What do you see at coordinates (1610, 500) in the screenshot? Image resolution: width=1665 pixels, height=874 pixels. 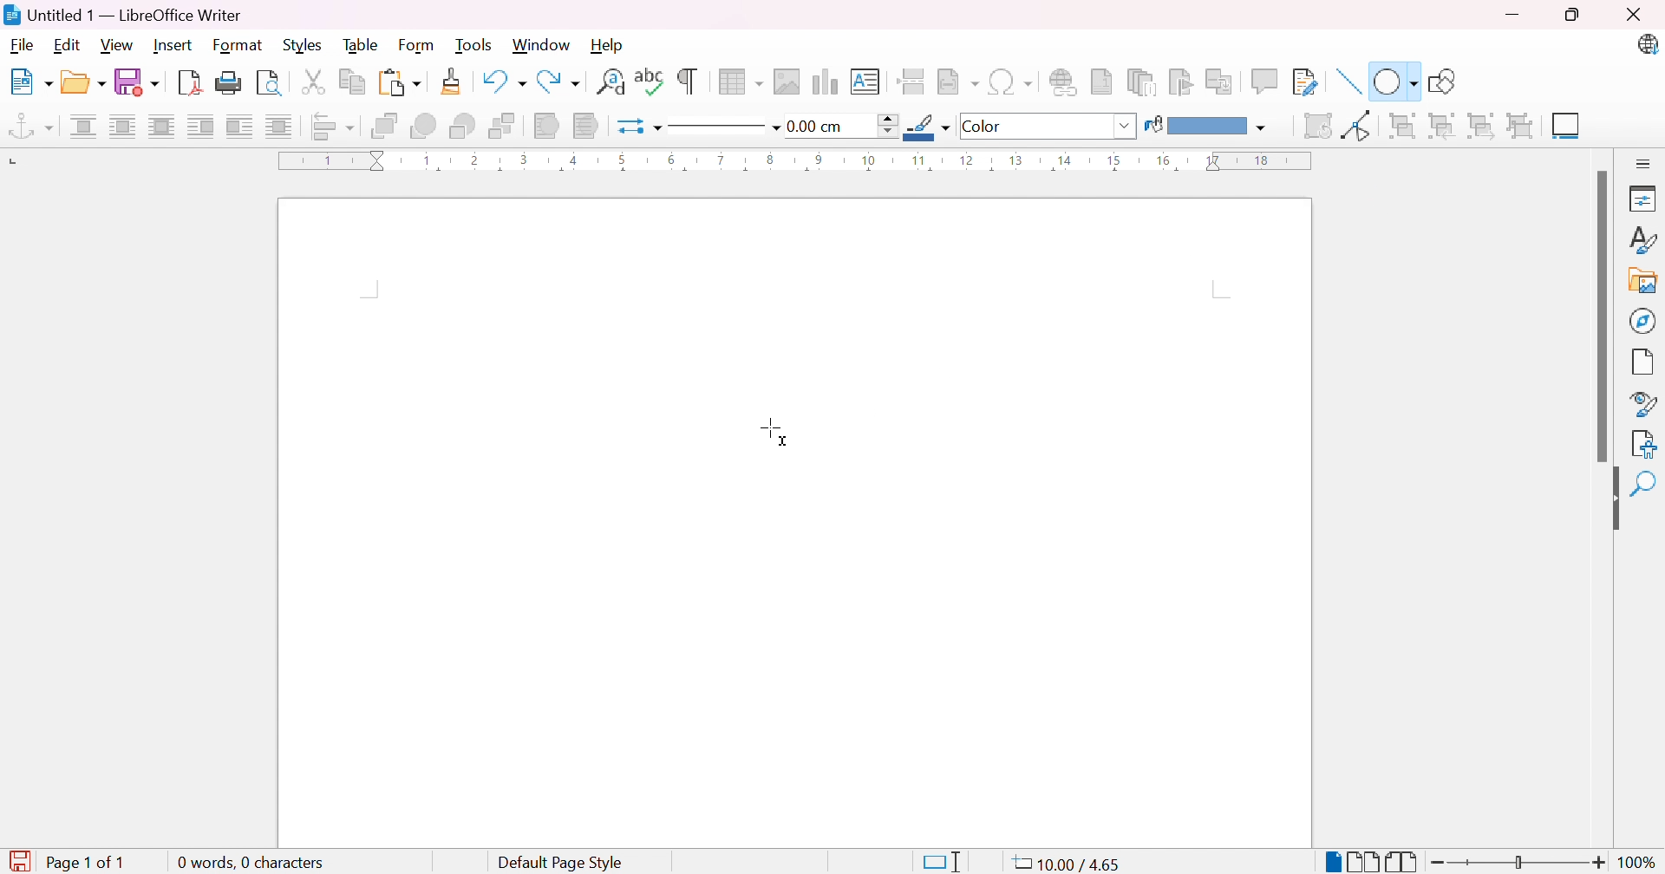 I see `Hide` at bounding box center [1610, 500].